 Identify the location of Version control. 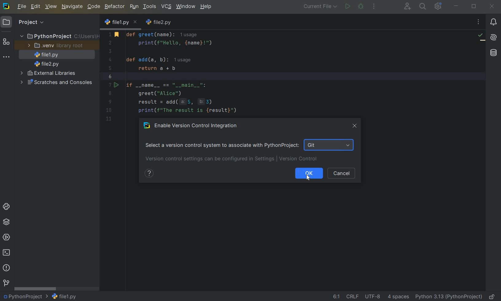
(6, 283).